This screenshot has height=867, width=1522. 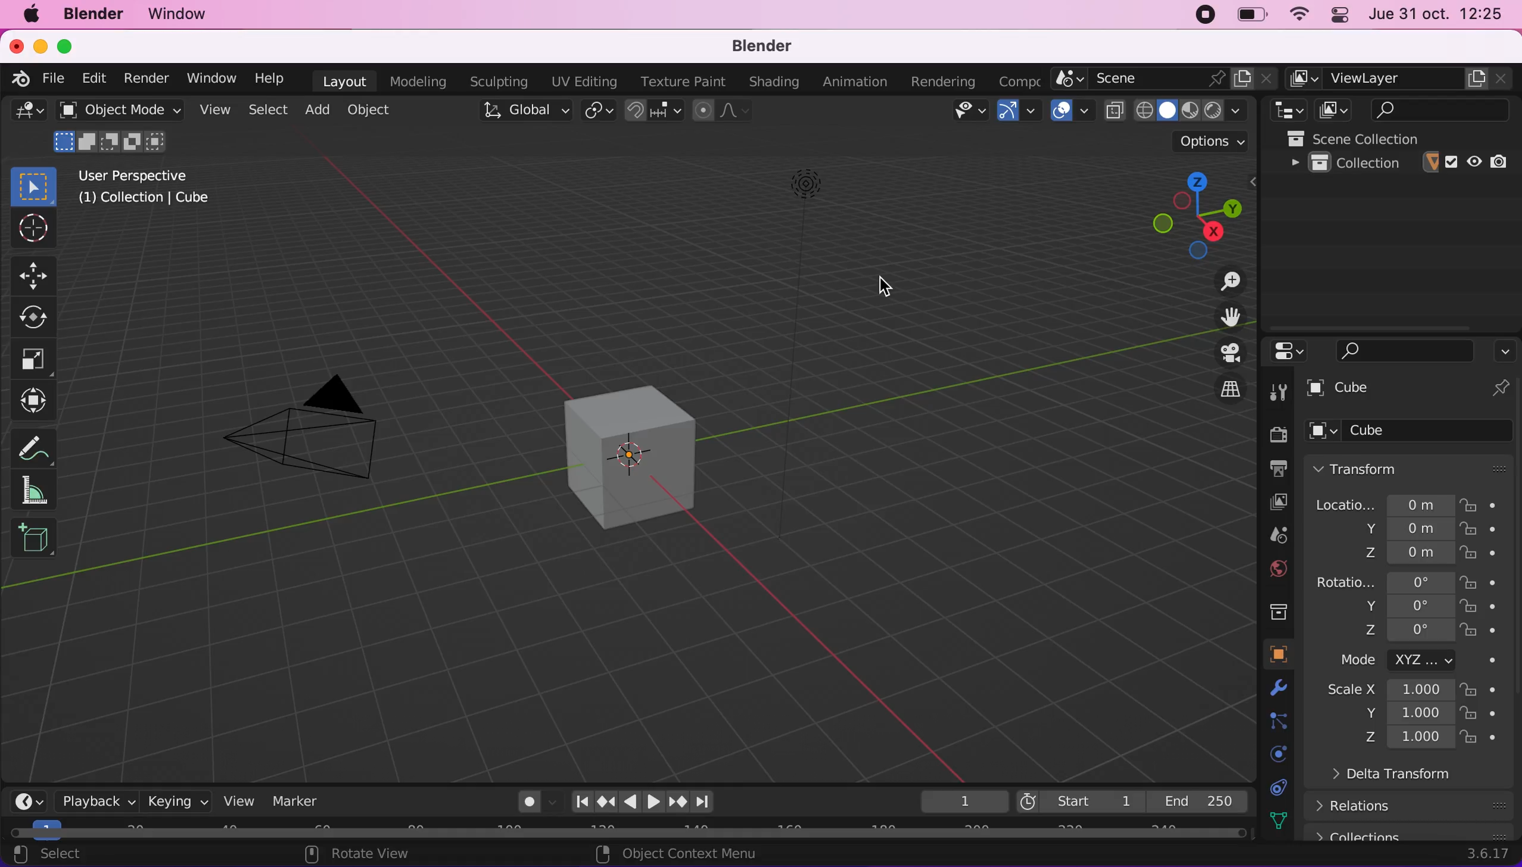 I want to click on measure, so click(x=42, y=444).